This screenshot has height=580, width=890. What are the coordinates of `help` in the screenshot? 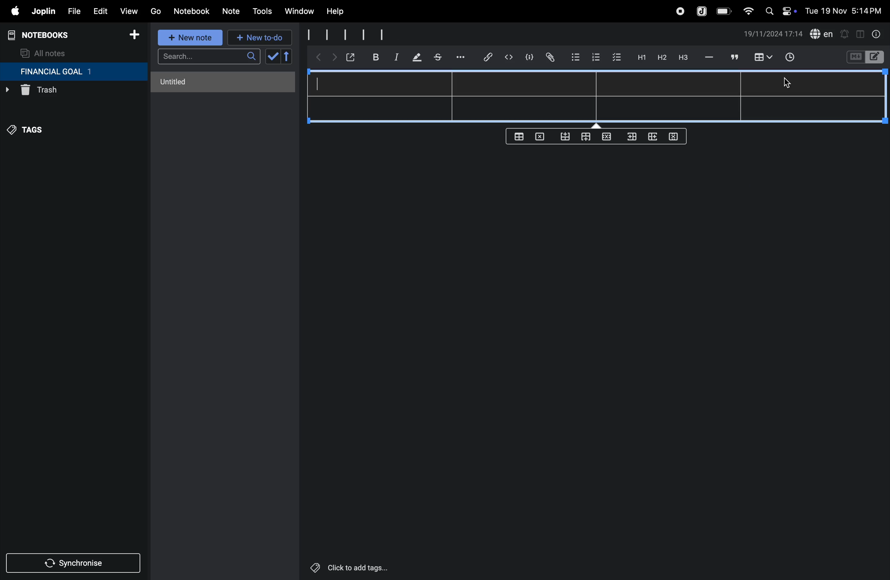 It's located at (341, 12).